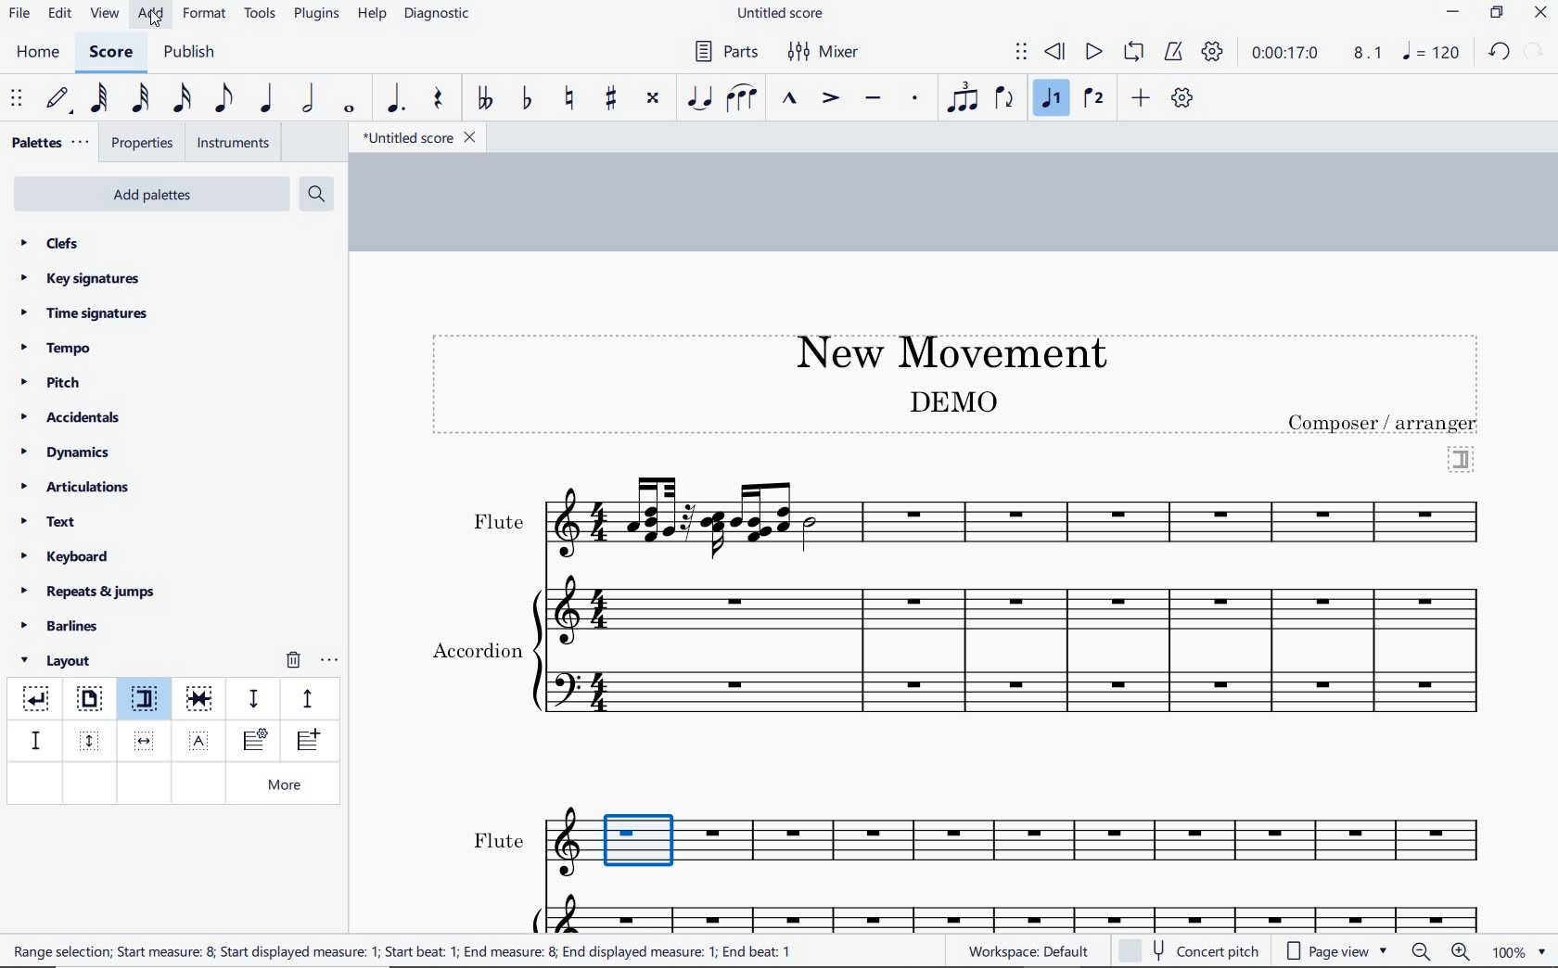 This screenshot has width=1558, height=968. I want to click on format, so click(206, 13).